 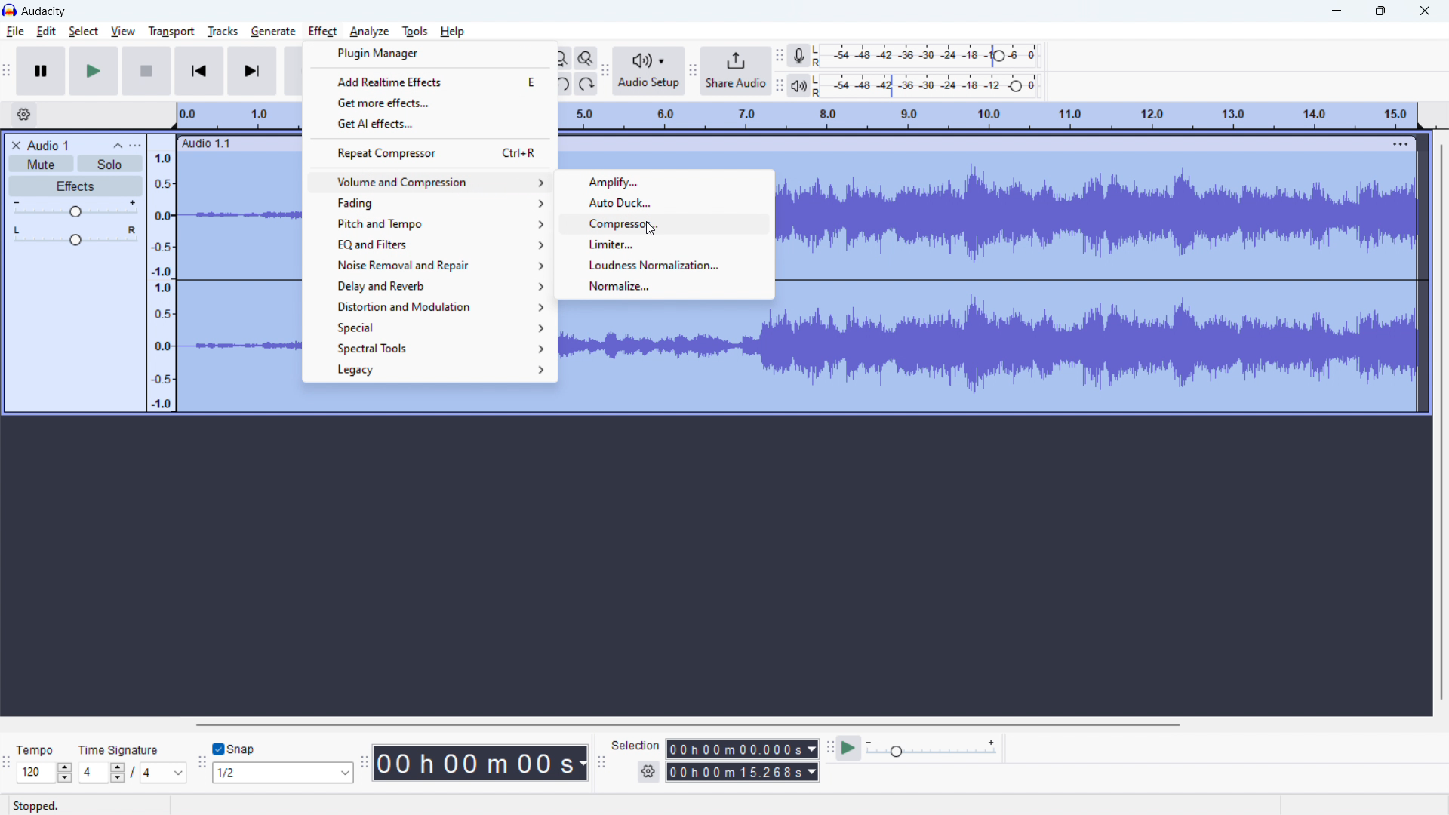 What do you see at coordinates (132, 773) in the screenshot?
I see `4/4 (set time signature)` at bounding box center [132, 773].